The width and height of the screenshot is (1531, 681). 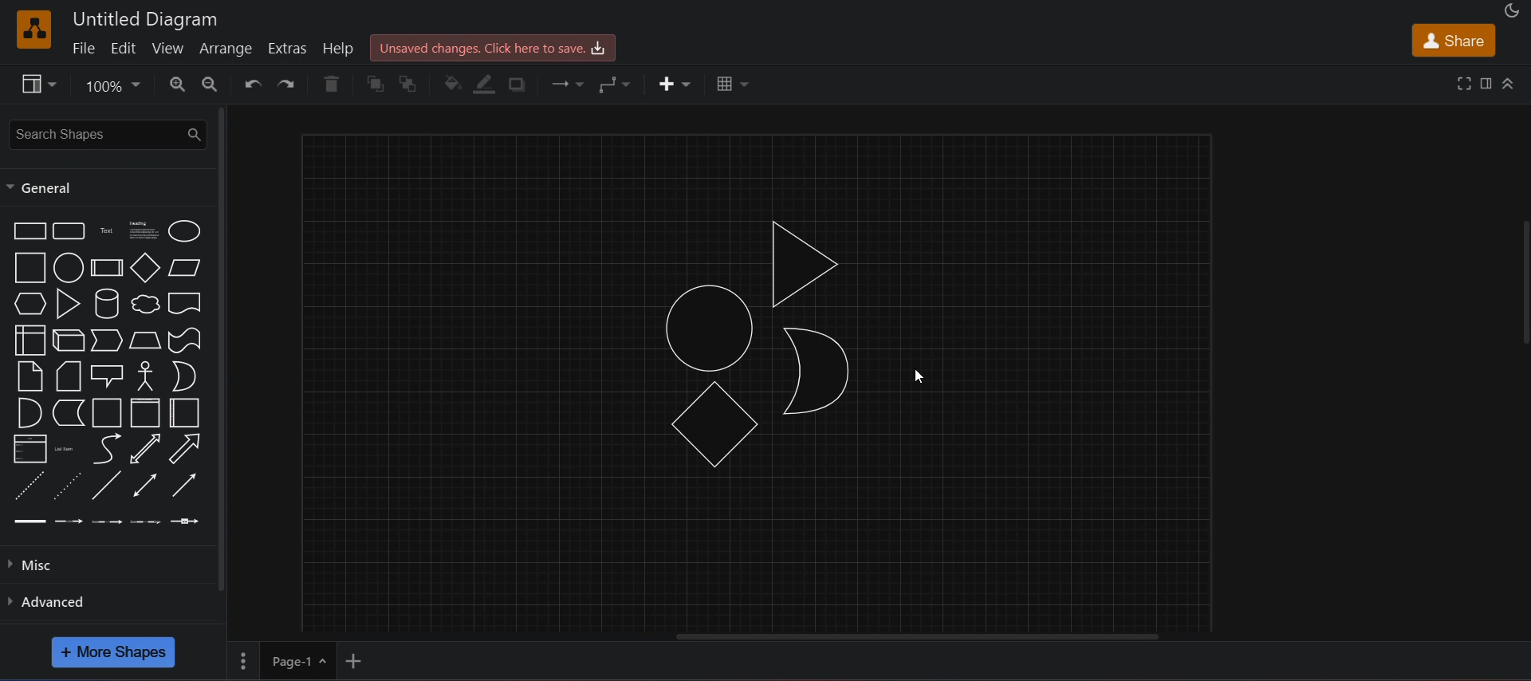 What do you see at coordinates (183, 231) in the screenshot?
I see `ellipse` at bounding box center [183, 231].